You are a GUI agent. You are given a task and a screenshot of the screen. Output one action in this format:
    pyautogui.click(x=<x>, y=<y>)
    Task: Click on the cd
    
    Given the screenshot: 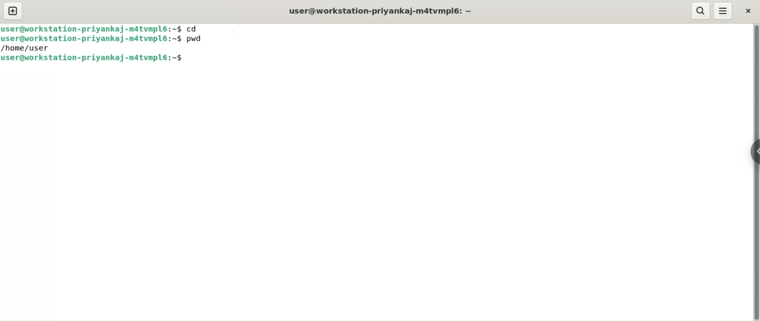 What is the action you would take?
    pyautogui.click(x=195, y=28)
    